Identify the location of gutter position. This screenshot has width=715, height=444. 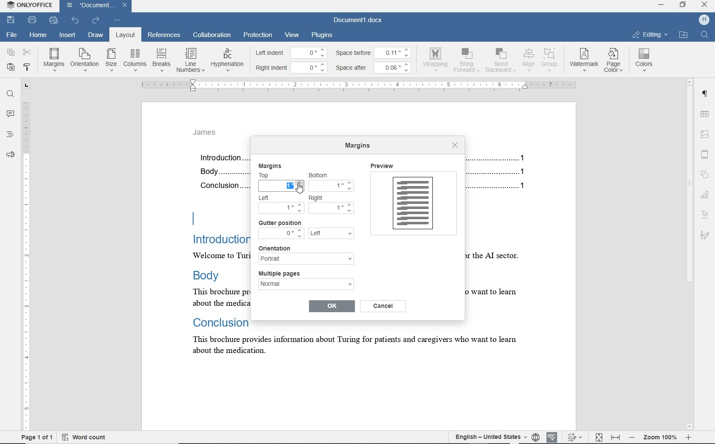
(280, 223).